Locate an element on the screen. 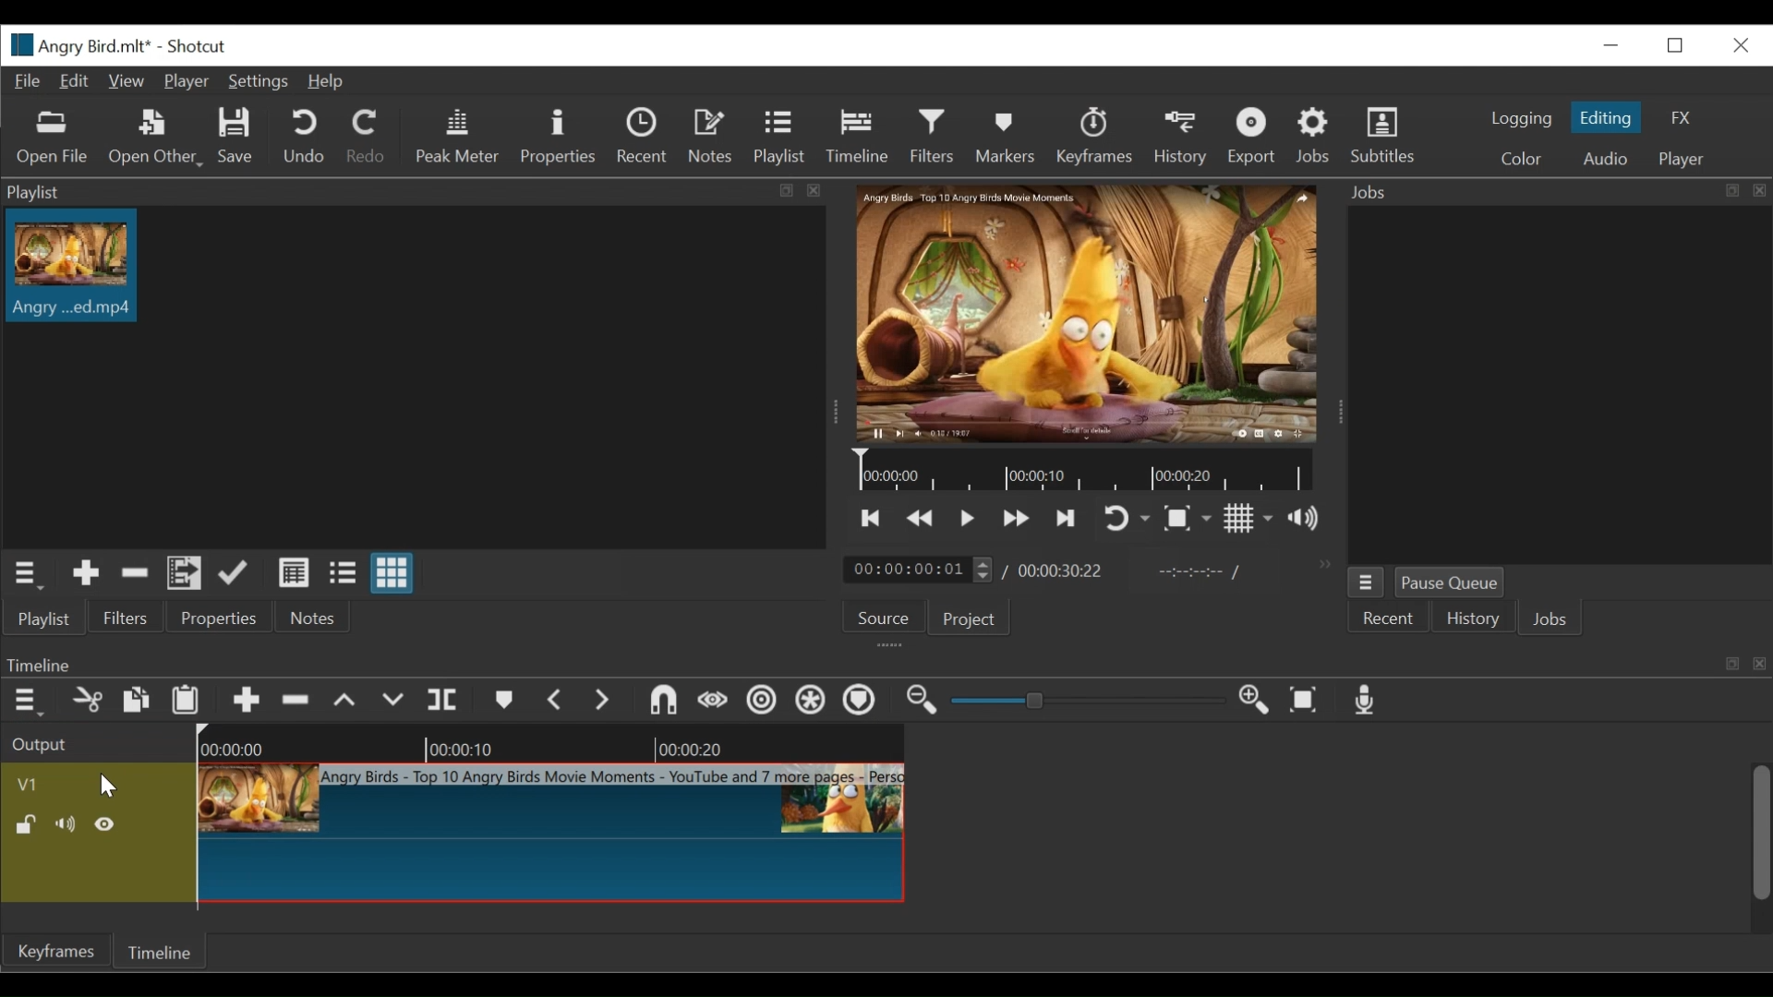  Shotcut is located at coordinates (201, 48).